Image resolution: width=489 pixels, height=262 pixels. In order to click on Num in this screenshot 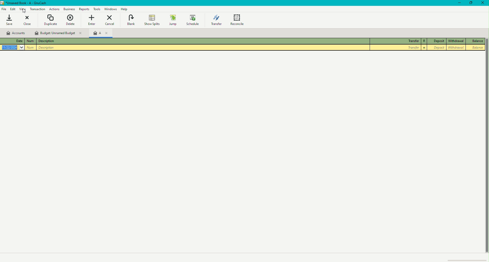, I will do `click(31, 48)`.